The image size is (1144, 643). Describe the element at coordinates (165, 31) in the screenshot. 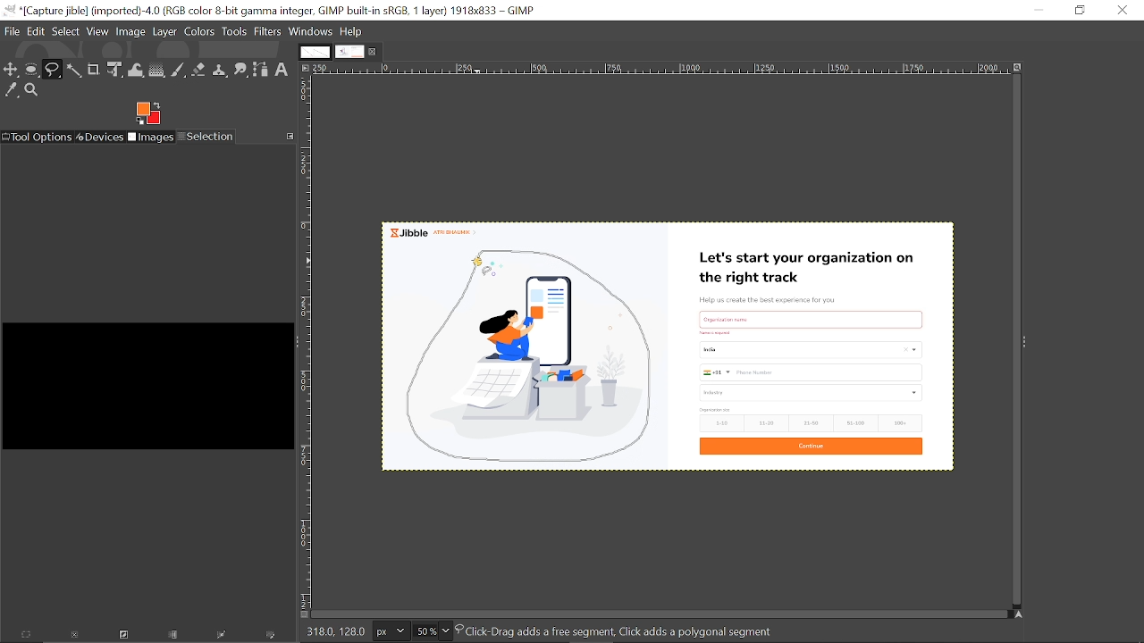

I see `Layer` at that location.